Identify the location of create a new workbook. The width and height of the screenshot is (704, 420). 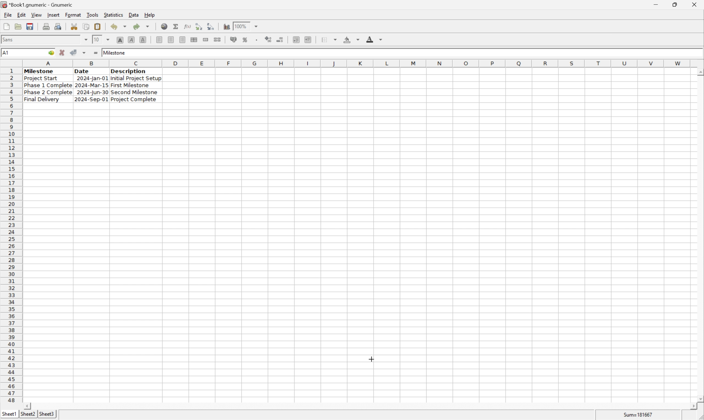
(6, 27).